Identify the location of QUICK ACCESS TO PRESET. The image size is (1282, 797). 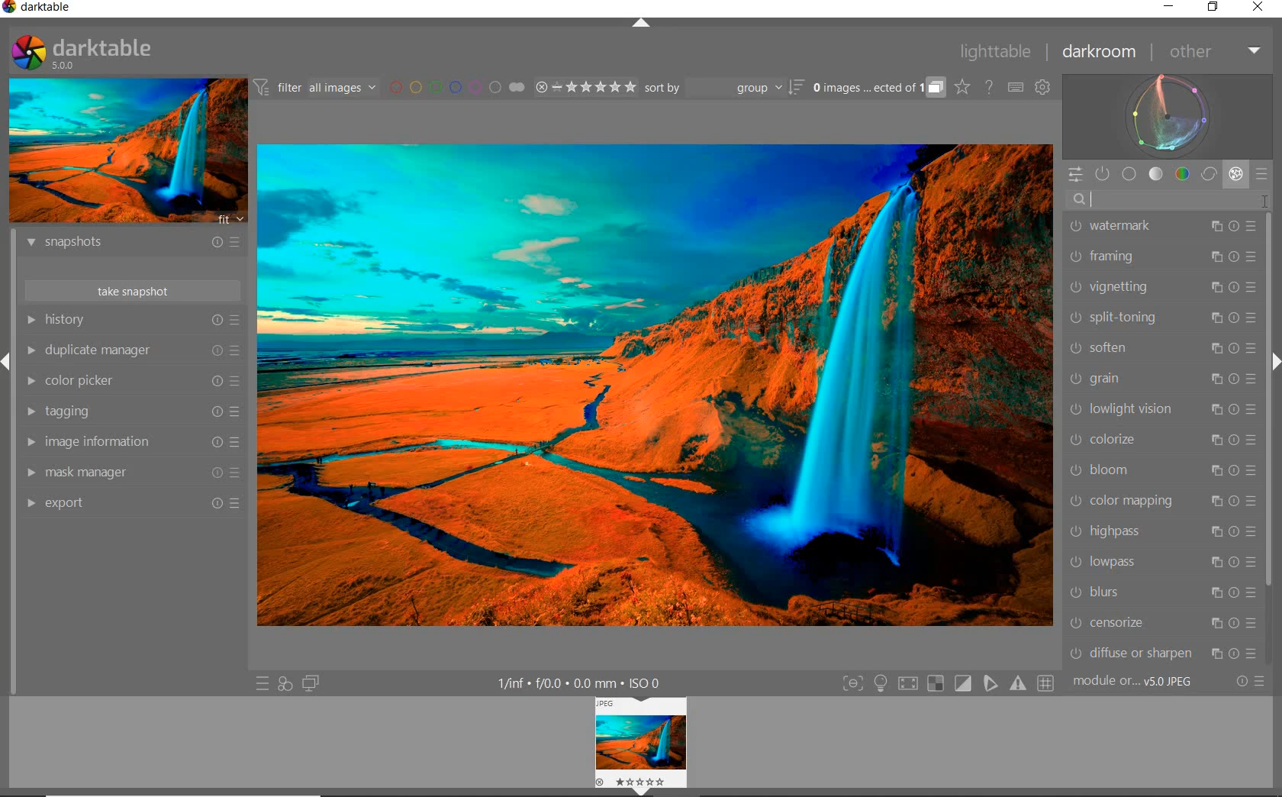
(262, 682).